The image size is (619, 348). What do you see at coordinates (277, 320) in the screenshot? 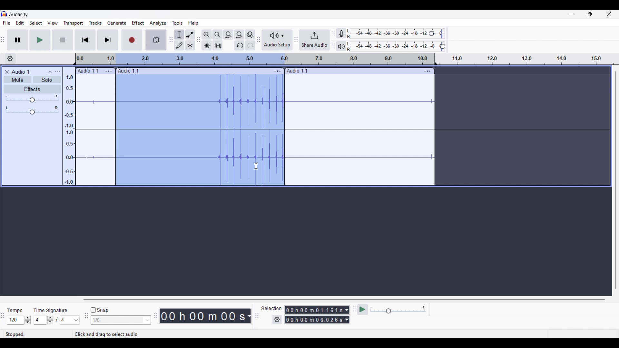
I see `Selection settings` at bounding box center [277, 320].